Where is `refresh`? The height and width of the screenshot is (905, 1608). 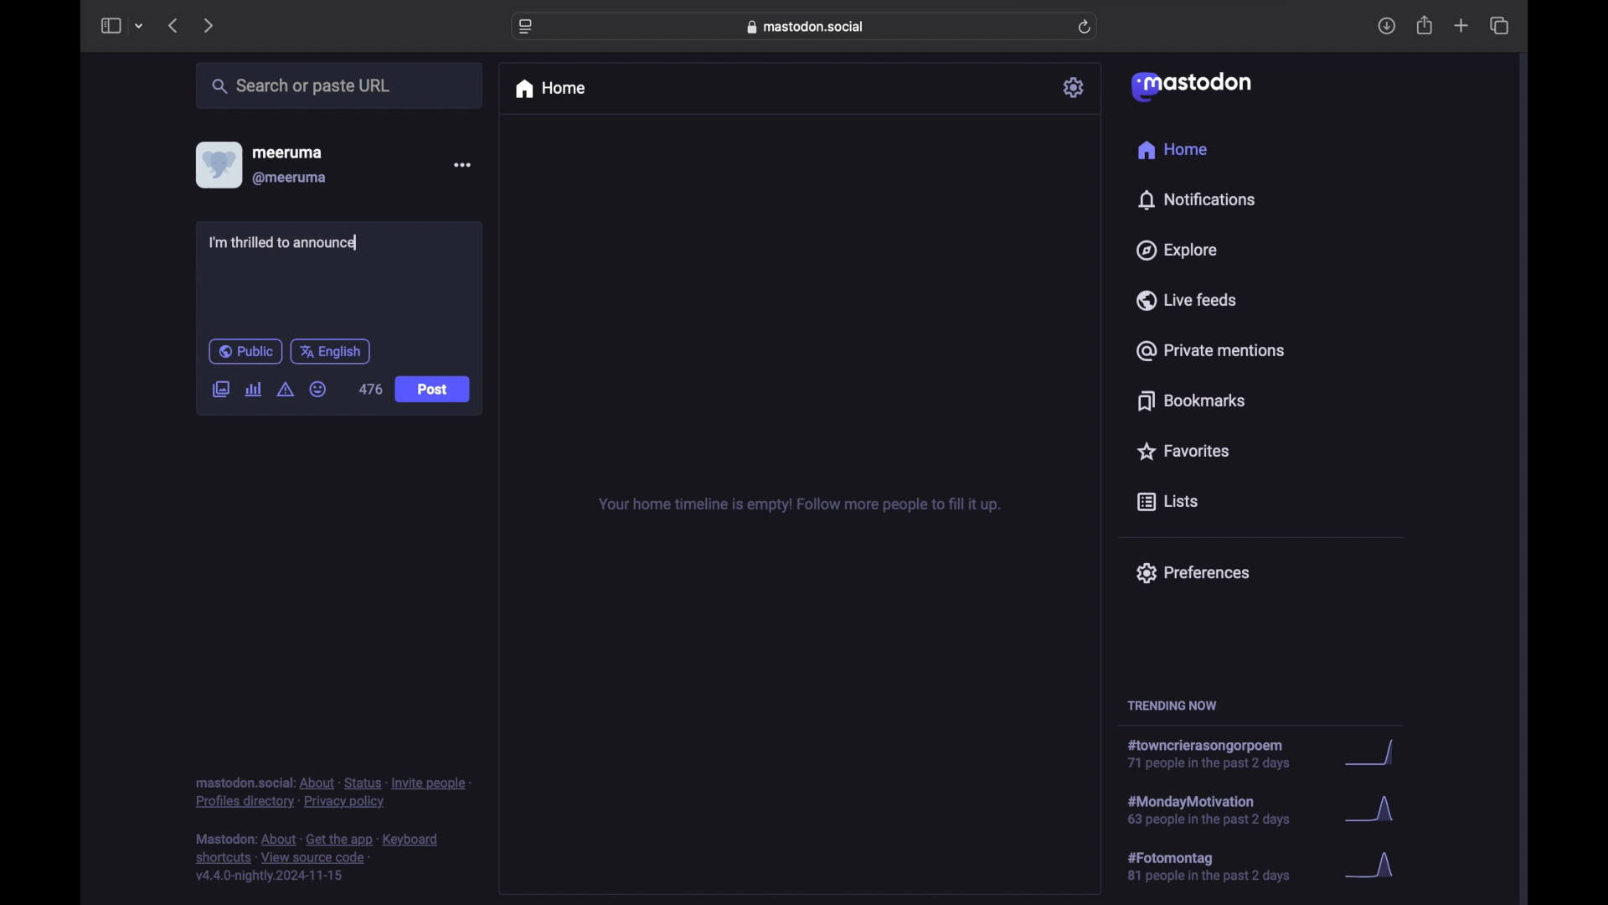
refresh is located at coordinates (1085, 27).